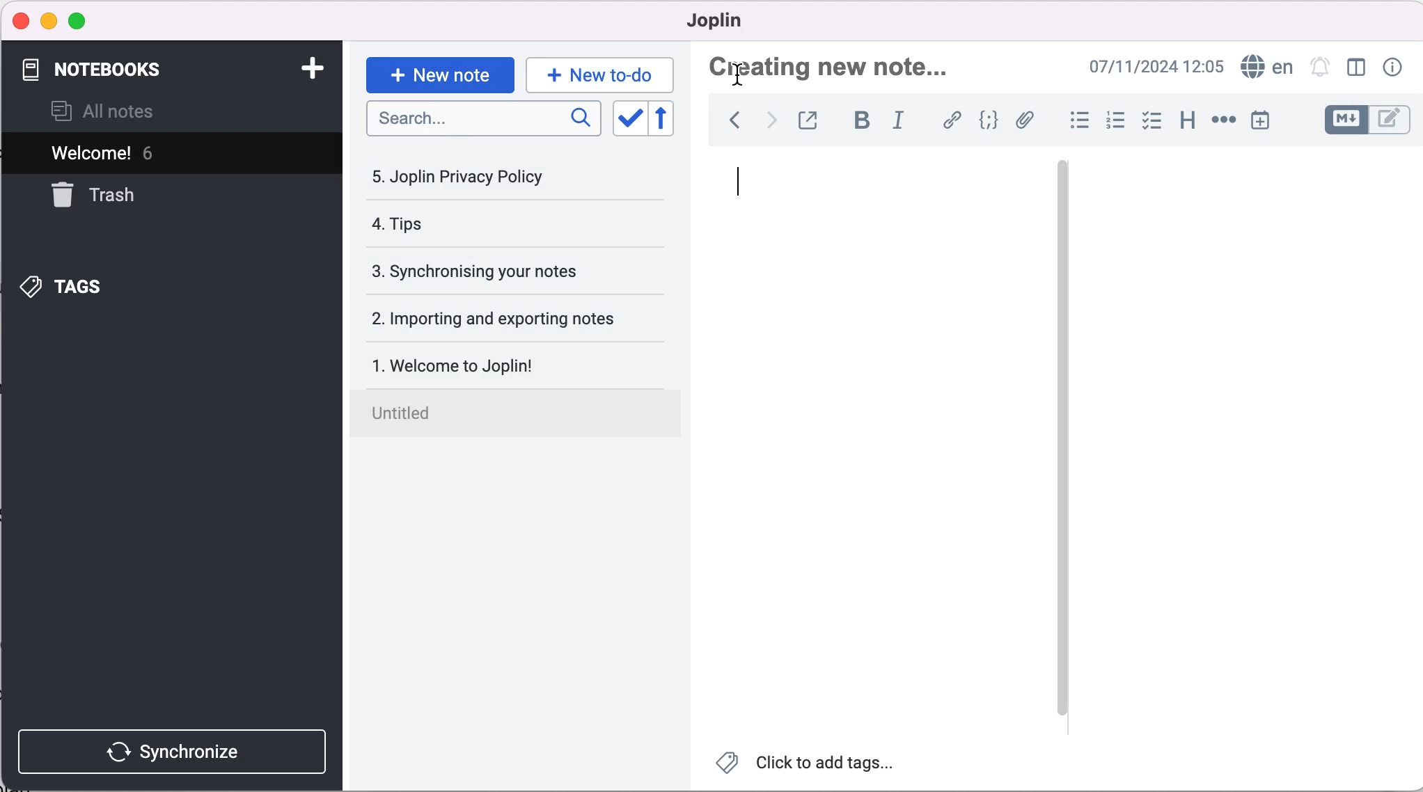 Image resolution: width=1423 pixels, height=792 pixels. What do you see at coordinates (103, 70) in the screenshot?
I see `notebooks` at bounding box center [103, 70].